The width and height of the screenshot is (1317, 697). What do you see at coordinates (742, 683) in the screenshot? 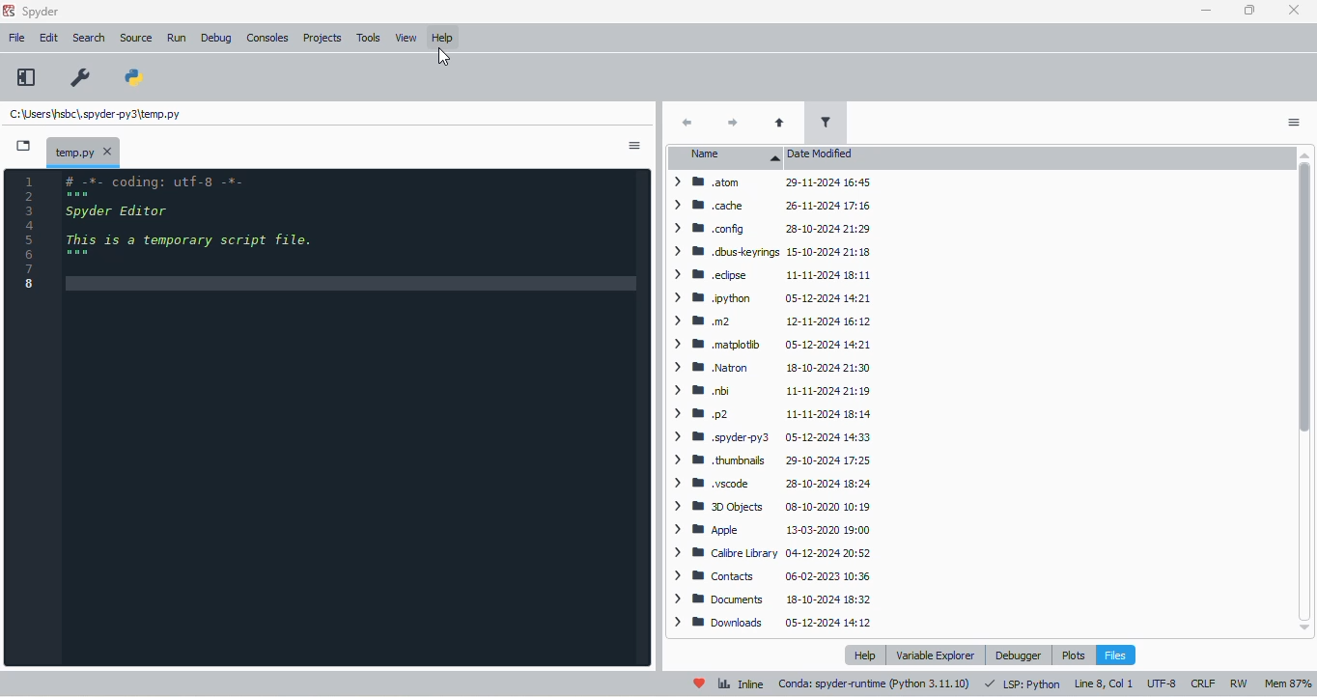
I see `inline` at bounding box center [742, 683].